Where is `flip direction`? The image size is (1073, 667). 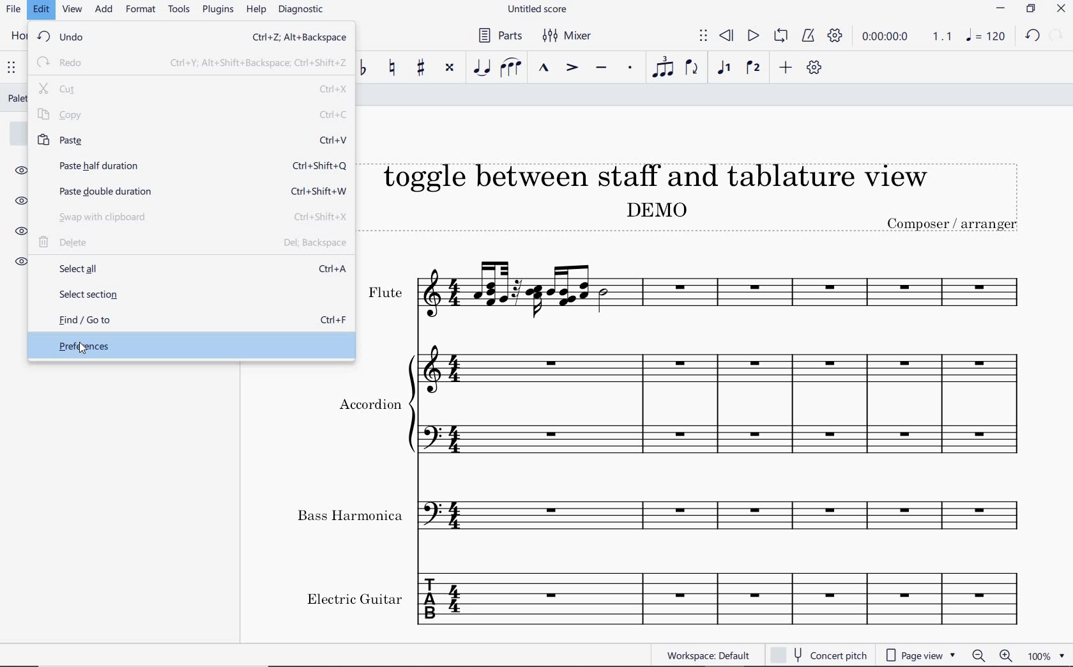
flip direction is located at coordinates (695, 70).